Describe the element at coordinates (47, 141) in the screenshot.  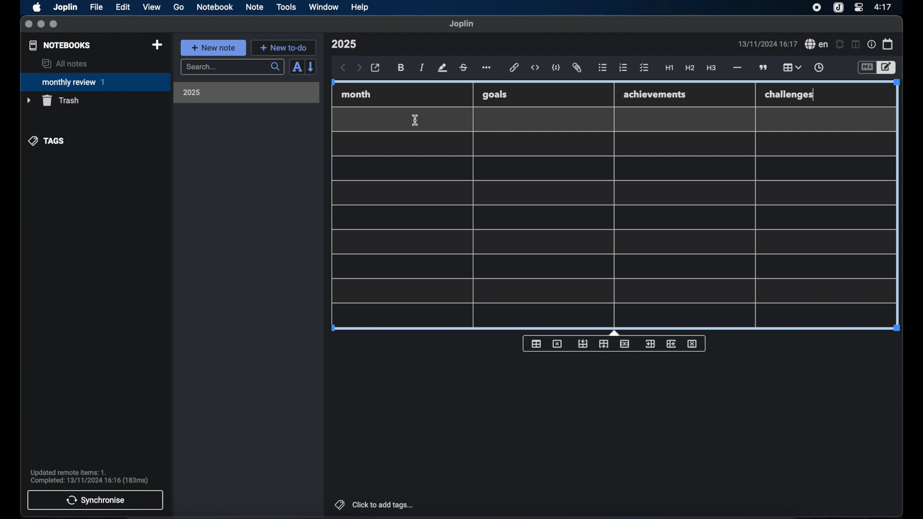
I see `tags` at that location.